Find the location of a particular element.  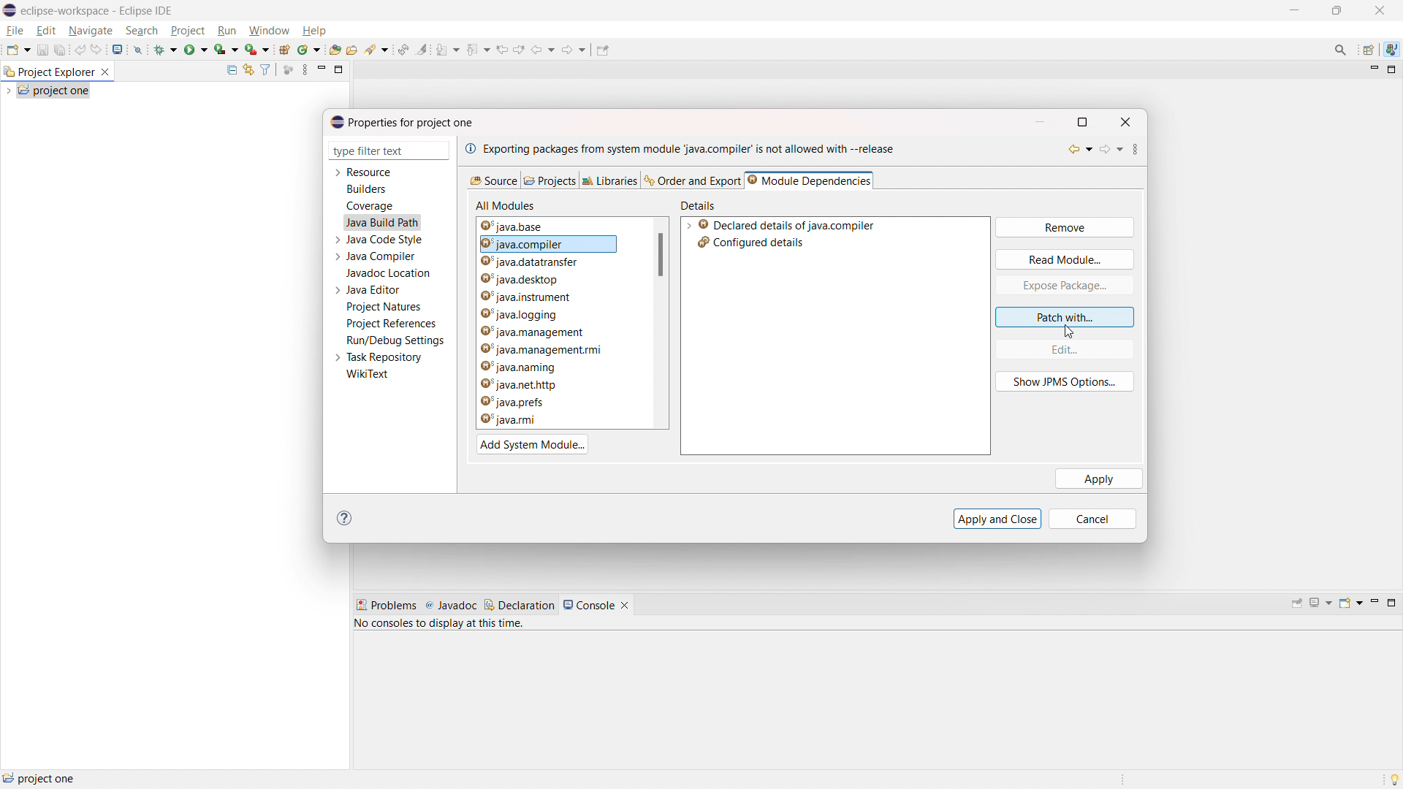

tip of the day is located at coordinates (1394, 779).